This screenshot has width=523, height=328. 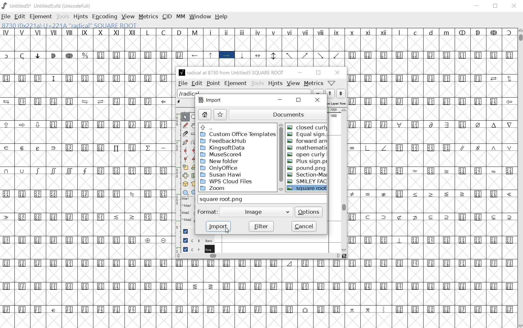 I want to click on filter, so click(x=262, y=226).